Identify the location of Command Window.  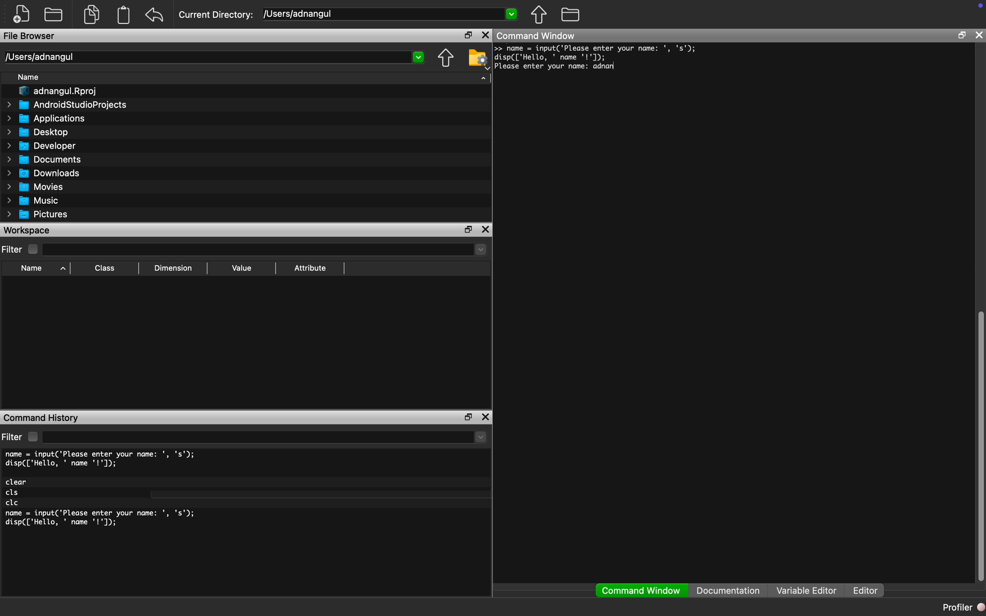
(537, 35).